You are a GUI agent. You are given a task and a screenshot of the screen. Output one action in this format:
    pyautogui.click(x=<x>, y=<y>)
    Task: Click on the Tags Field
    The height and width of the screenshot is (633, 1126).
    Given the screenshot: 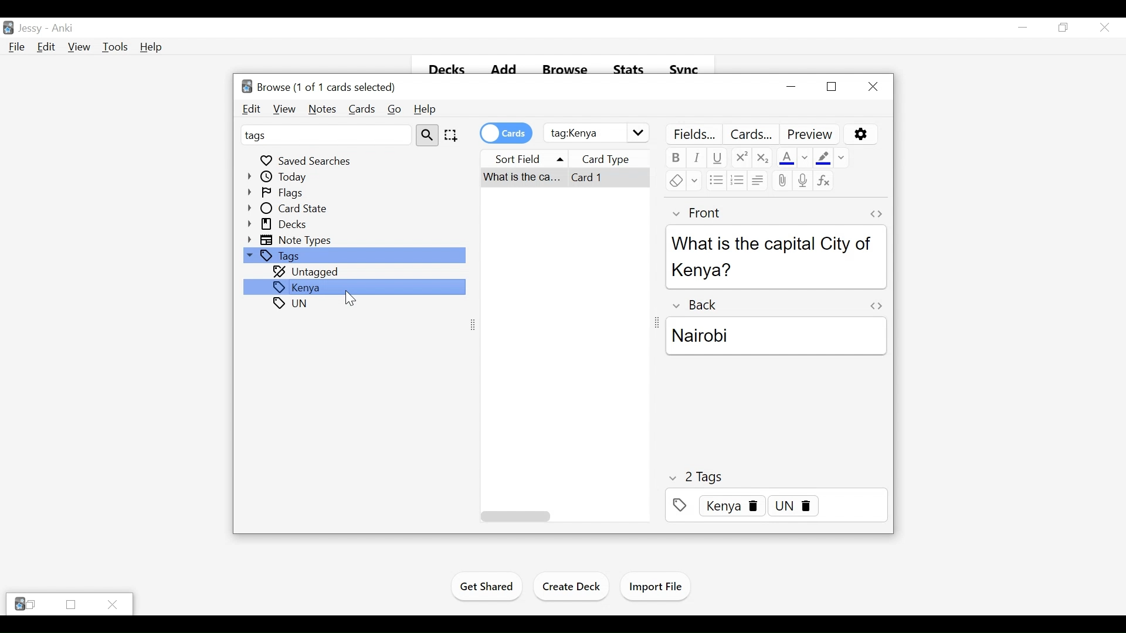 What is the action you would take?
    pyautogui.click(x=776, y=505)
    